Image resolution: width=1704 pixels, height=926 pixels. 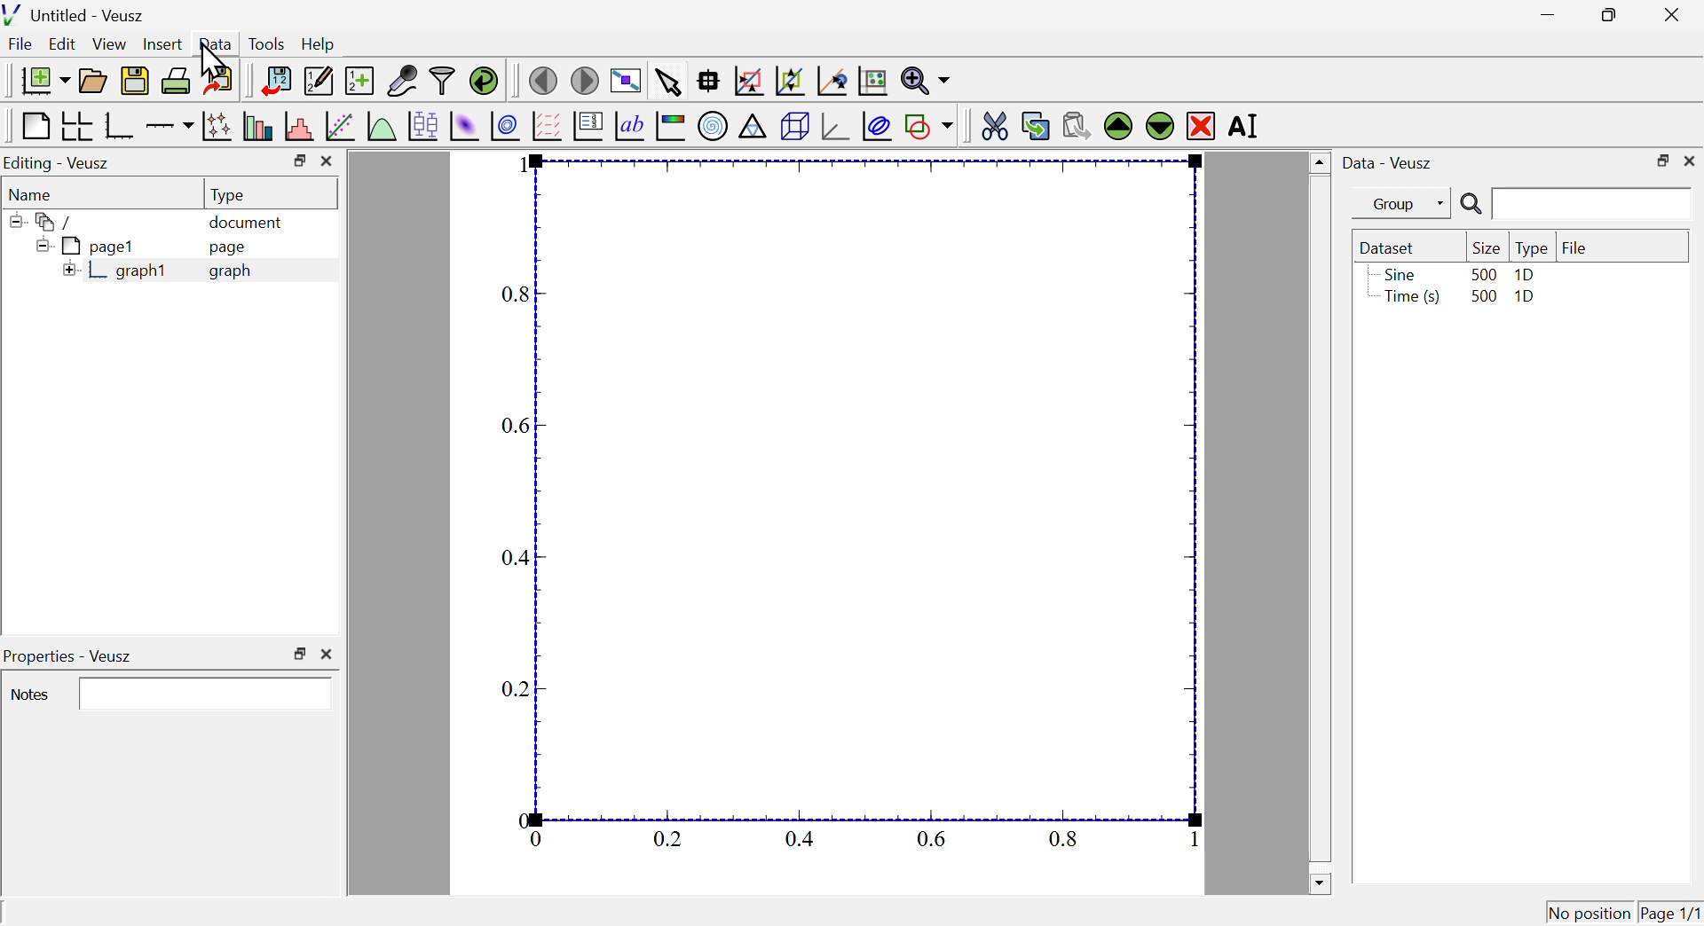 I want to click on rename the selected widget, so click(x=1250, y=127).